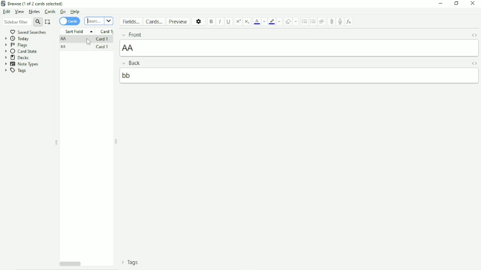 This screenshot has width=481, height=270. Describe the element at coordinates (63, 12) in the screenshot. I see `Go` at that location.